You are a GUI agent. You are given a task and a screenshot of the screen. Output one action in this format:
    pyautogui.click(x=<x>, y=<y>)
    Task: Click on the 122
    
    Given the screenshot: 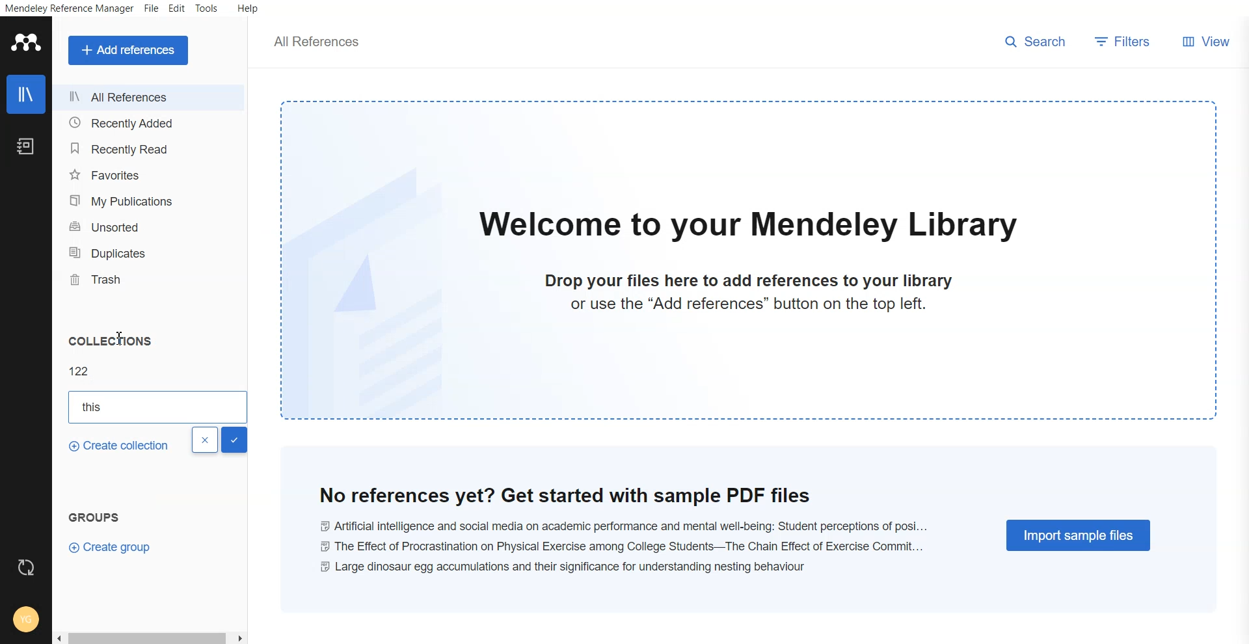 What is the action you would take?
    pyautogui.click(x=85, y=369)
    